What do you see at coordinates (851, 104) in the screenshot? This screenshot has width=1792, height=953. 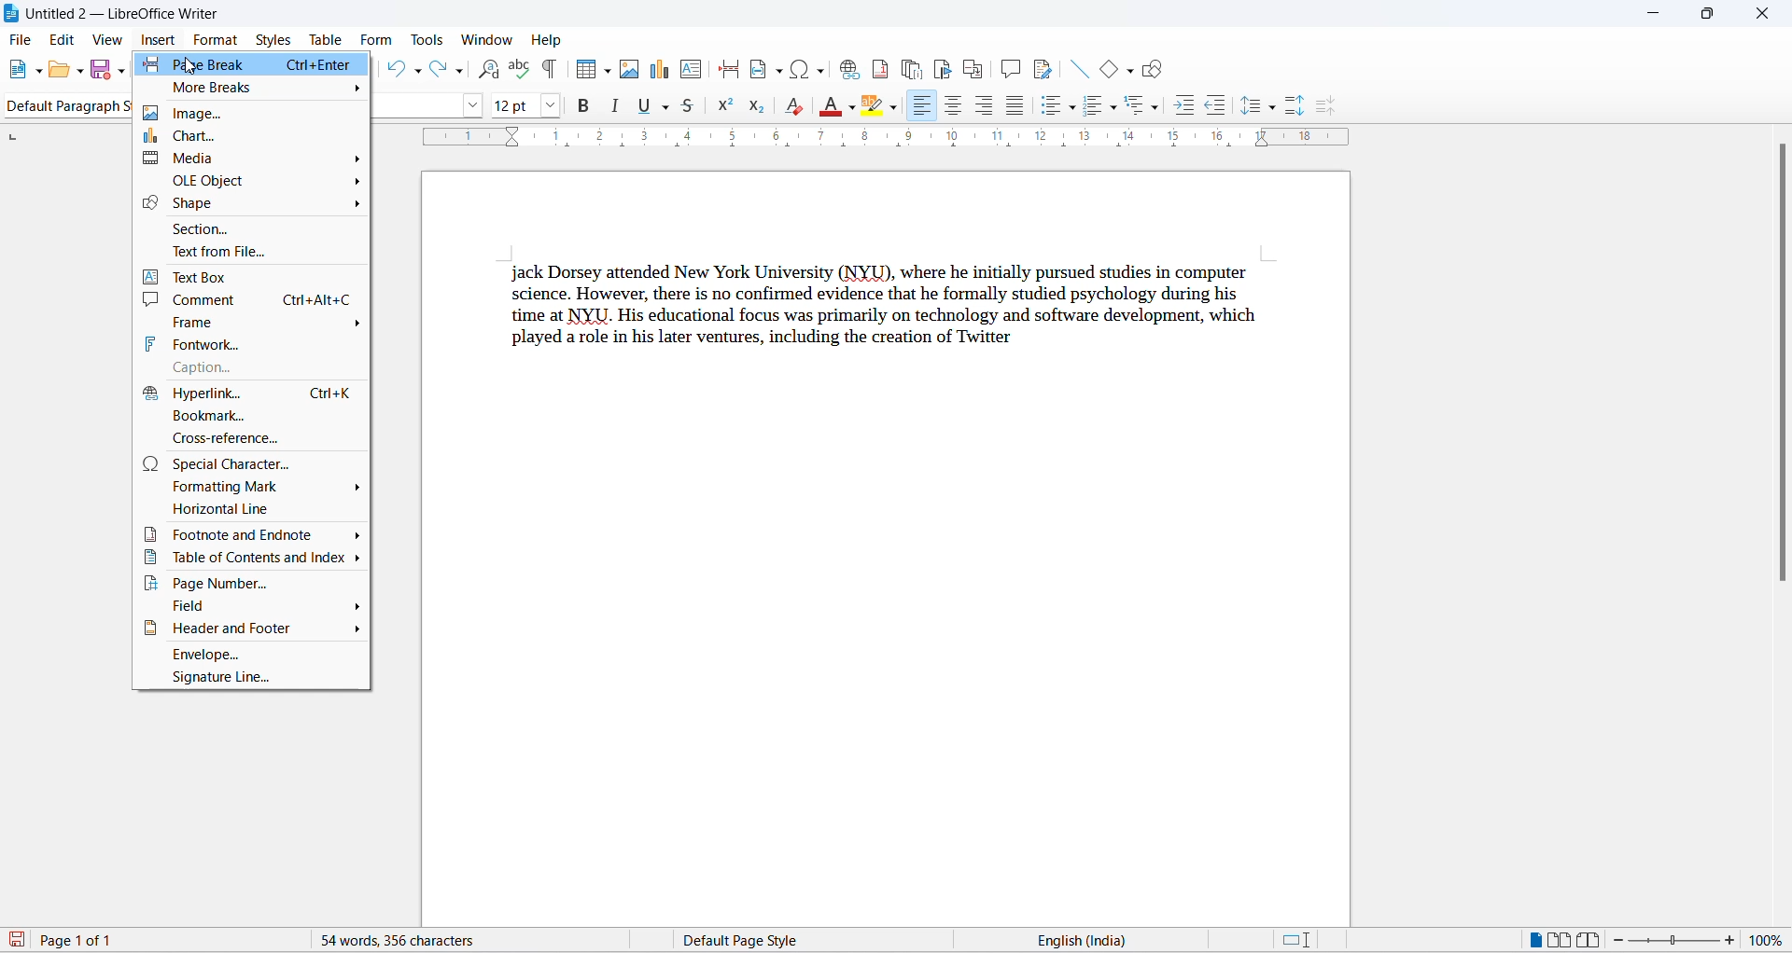 I see `font color options` at bounding box center [851, 104].